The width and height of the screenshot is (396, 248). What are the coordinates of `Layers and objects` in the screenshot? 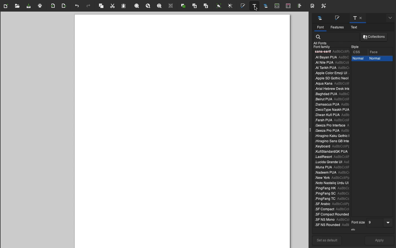 It's located at (267, 7).